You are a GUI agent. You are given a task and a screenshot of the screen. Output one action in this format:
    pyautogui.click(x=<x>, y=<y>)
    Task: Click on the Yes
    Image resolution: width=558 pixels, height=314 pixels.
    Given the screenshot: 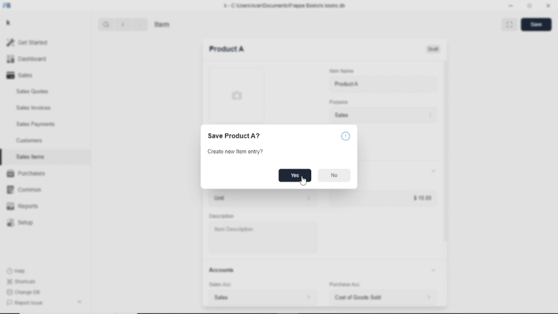 What is the action you would take?
    pyautogui.click(x=296, y=175)
    